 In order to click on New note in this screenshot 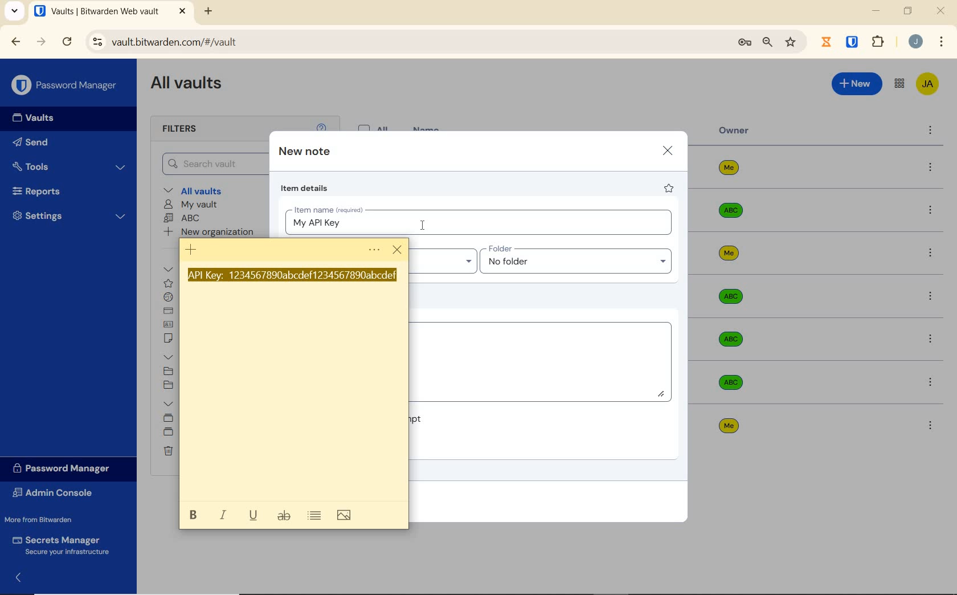, I will do `click(190, 248)`.